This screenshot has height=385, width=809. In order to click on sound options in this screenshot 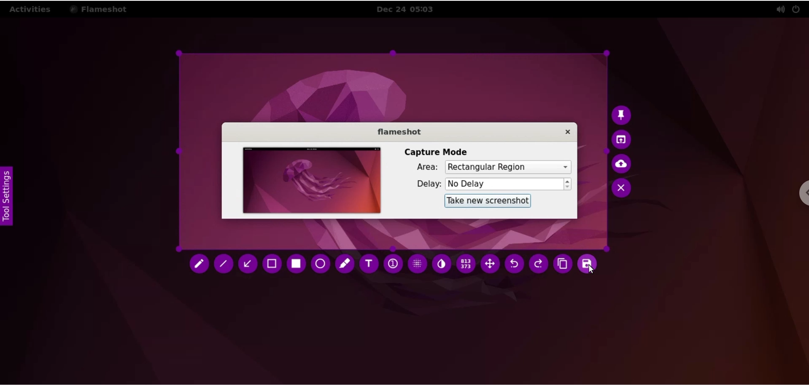, I will do `click(780, 9)`.